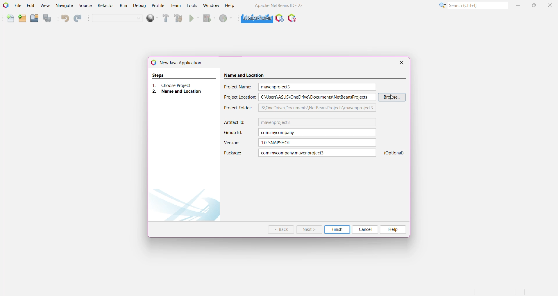  I want to click on Save All, so click(48, 19).